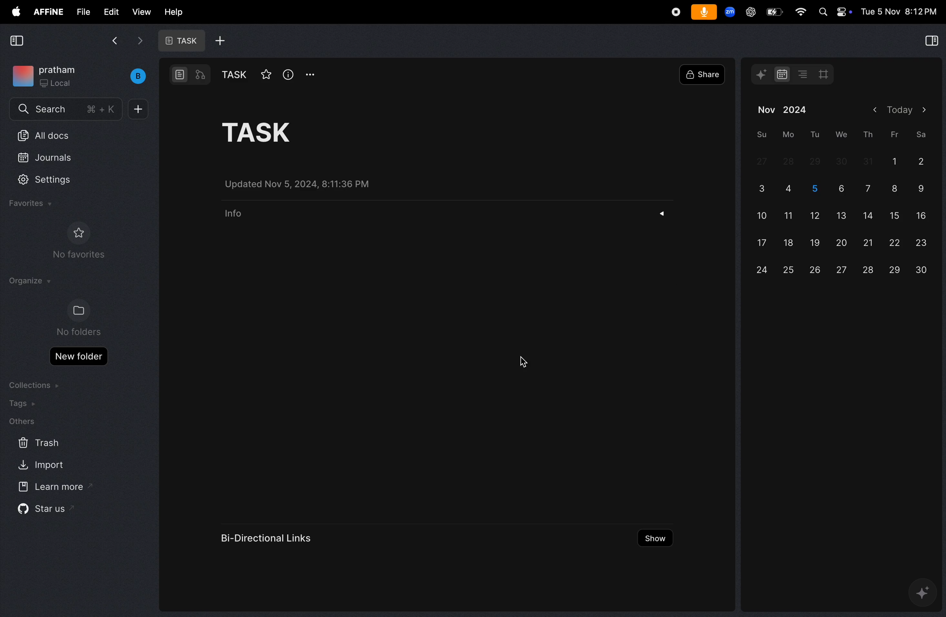 The image size is (946, 617). Describe the element at coordinates (801, 74) in the screenshot. I see `list` at that location.